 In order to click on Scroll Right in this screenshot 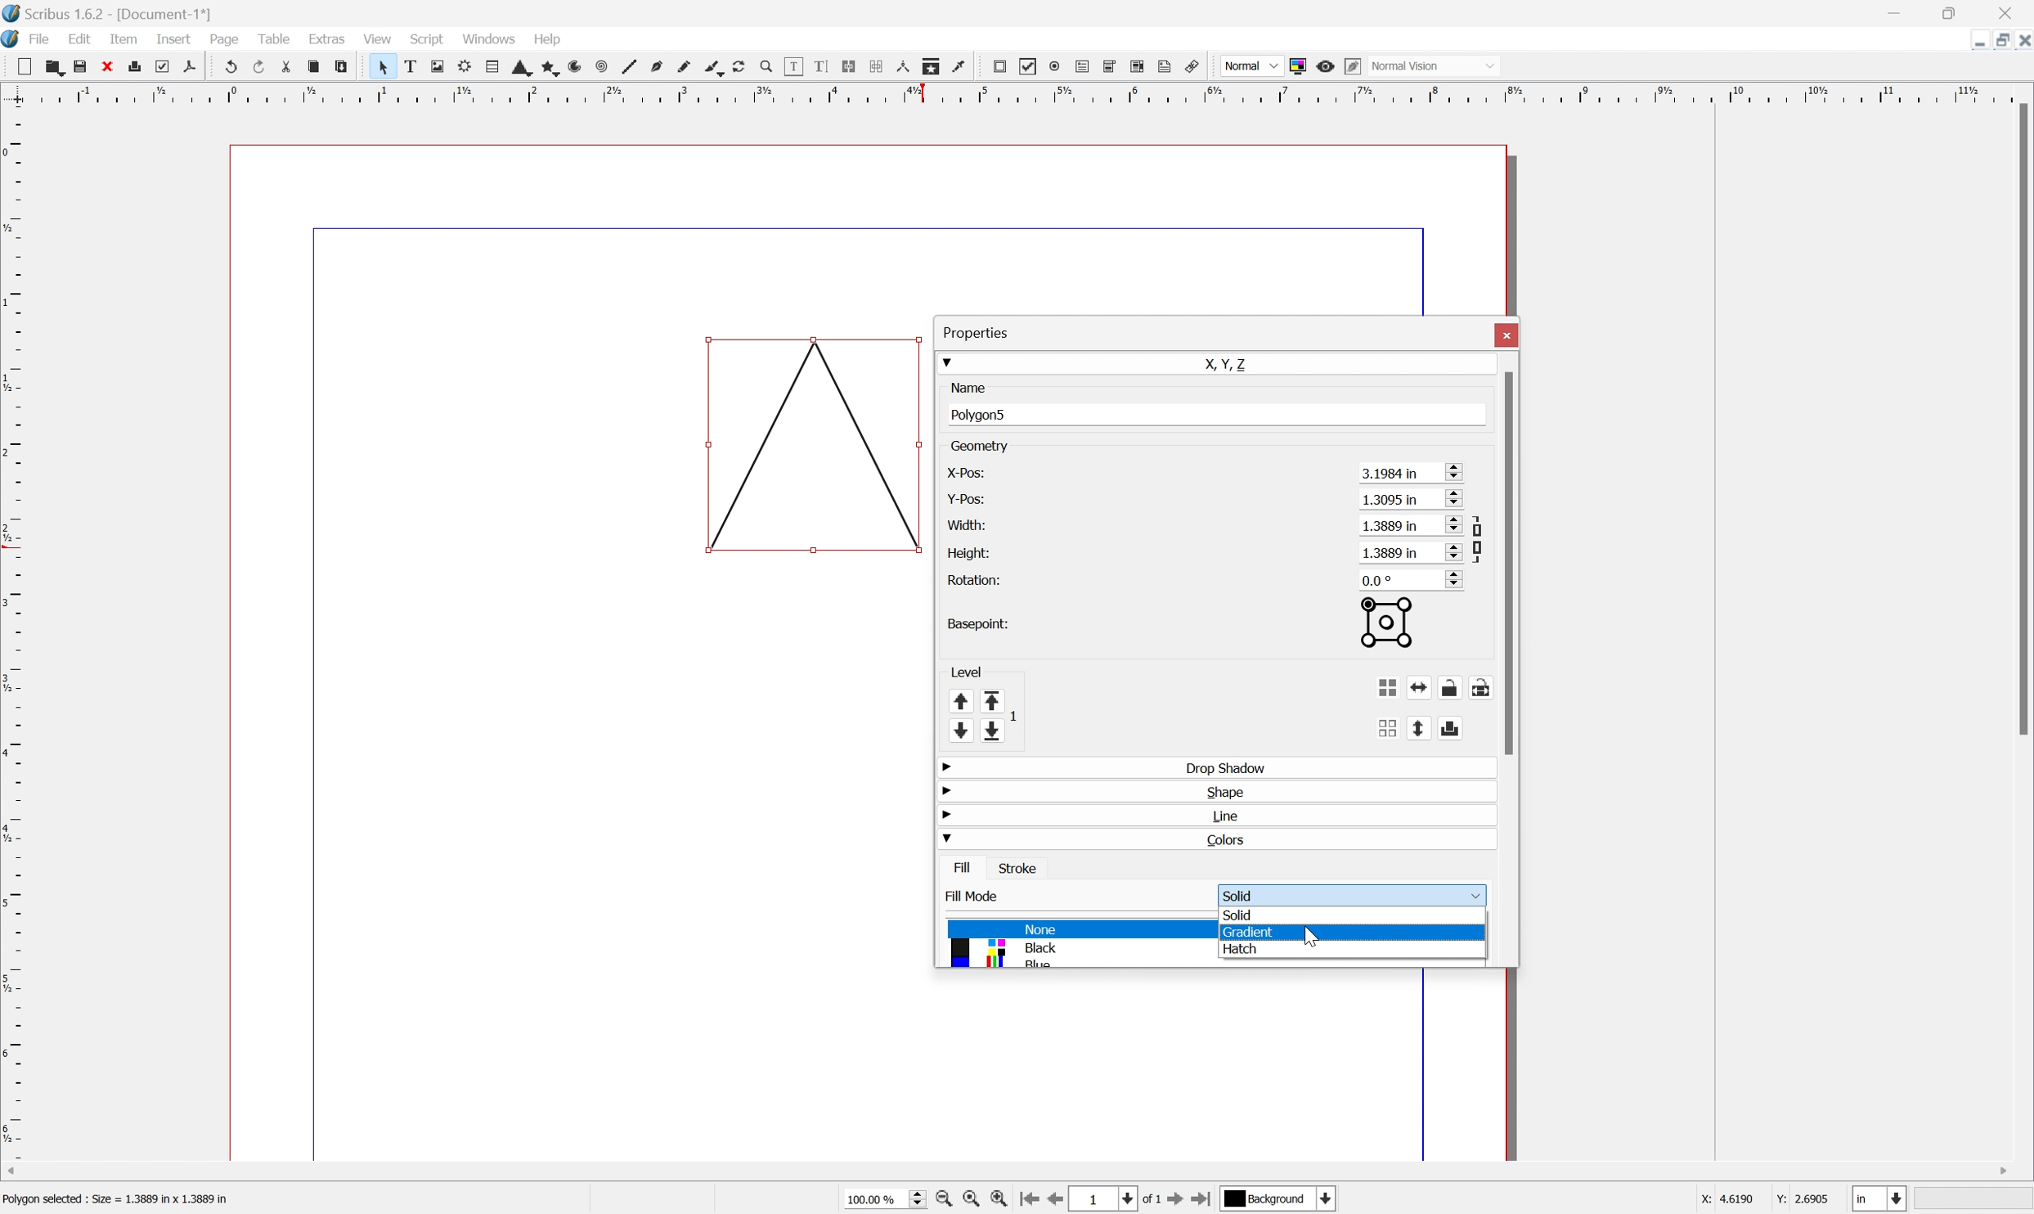, I will do `click(2000, 1172)`.